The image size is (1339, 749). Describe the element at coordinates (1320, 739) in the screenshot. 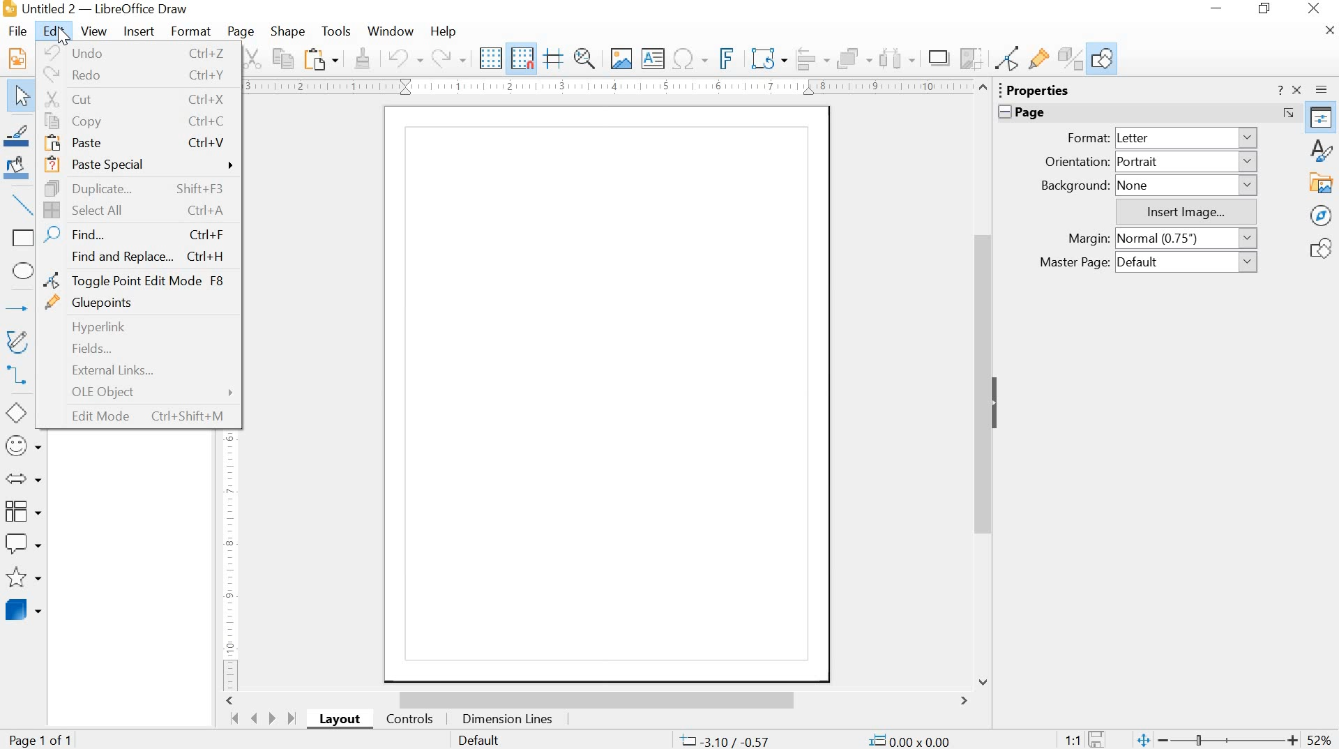

I see `zoom factor` at that location.